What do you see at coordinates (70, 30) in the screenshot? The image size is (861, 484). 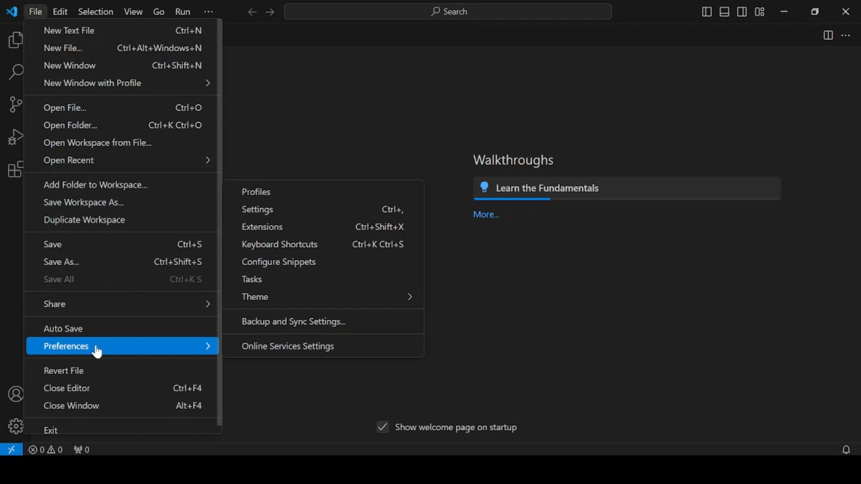 I see `new text file` at bounding box center [70, 30].